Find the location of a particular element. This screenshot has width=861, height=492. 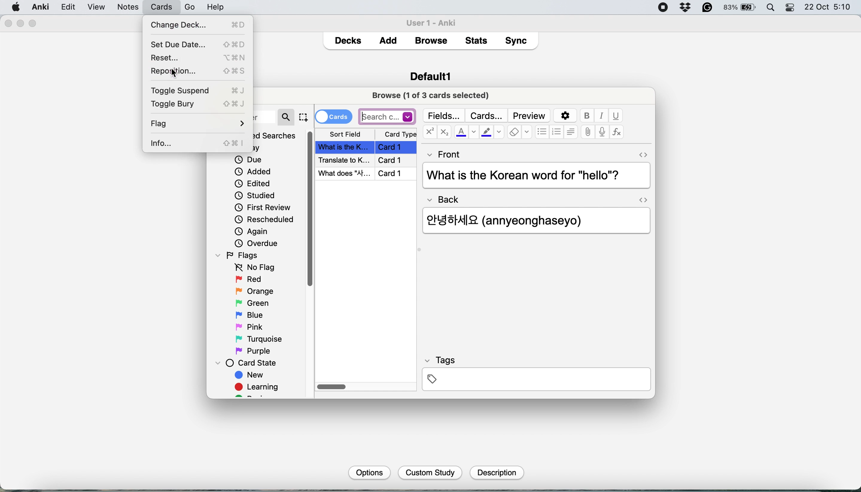

first review is located at coordinates (263, 208).